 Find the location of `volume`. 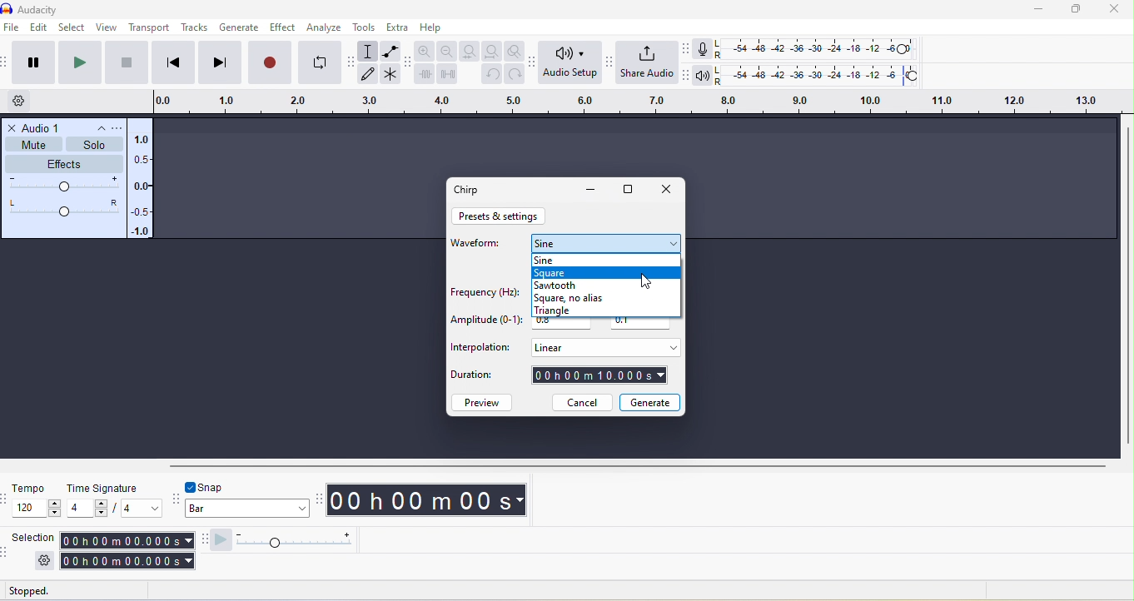

volume is located at coordinates (64, 186).